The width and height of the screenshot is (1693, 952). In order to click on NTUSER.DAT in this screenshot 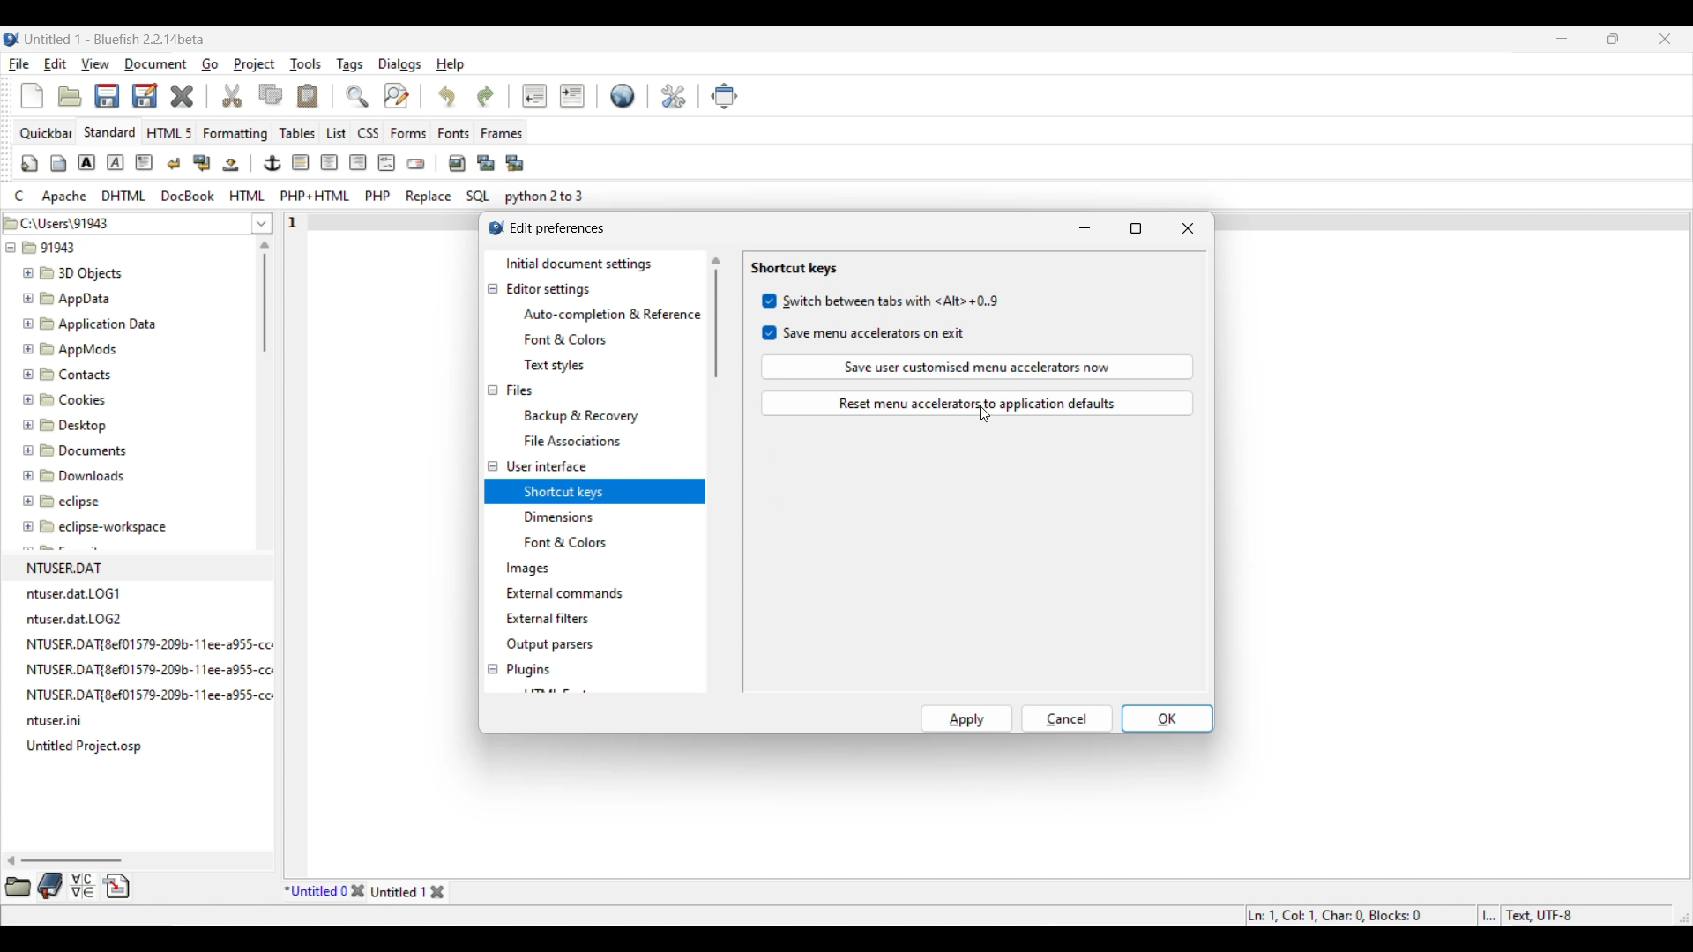, I will do `click(71, 567)`.